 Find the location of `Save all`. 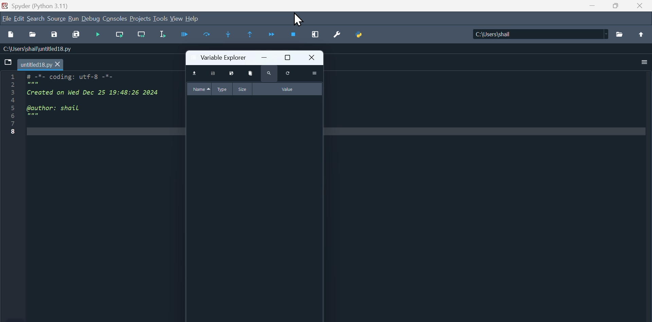

Save all is located at coordinates (76, 35).